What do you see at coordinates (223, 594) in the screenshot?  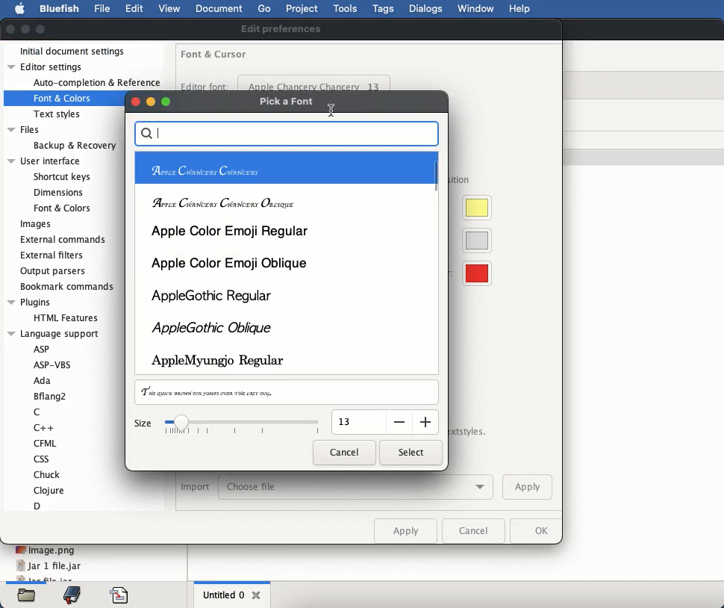 I see `untitled` at bounding box center [223, 594].